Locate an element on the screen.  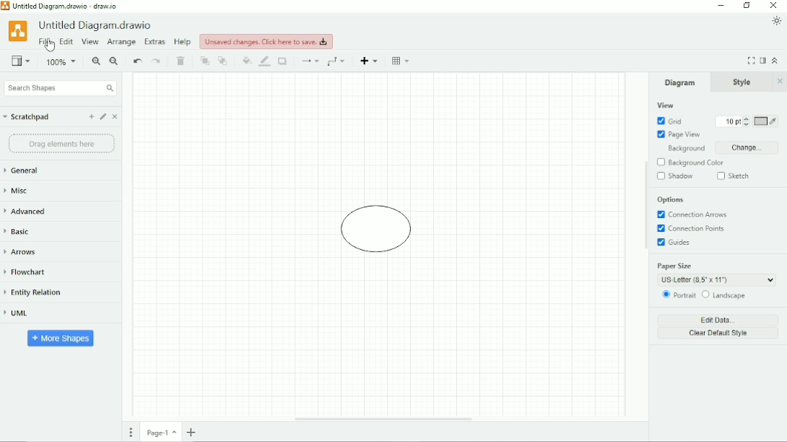
Format is located at coordinates (762, 61).